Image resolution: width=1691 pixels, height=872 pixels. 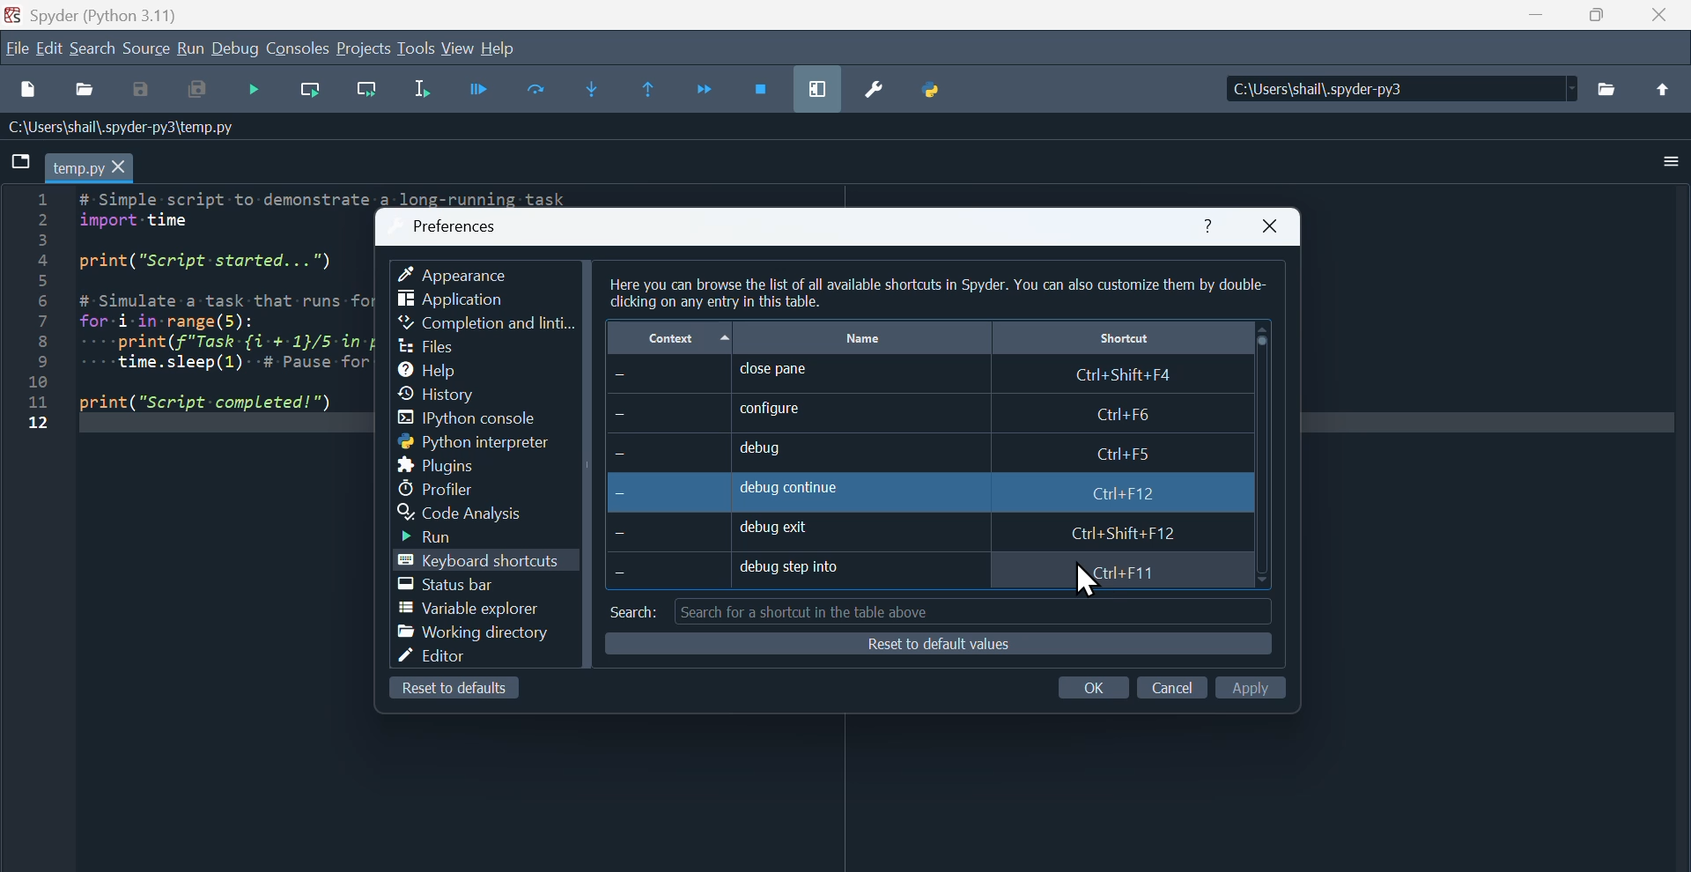 What do you see at coordinates (446, 660) in the screenshot?
I see `Editor` at bounding box center [446, 660].